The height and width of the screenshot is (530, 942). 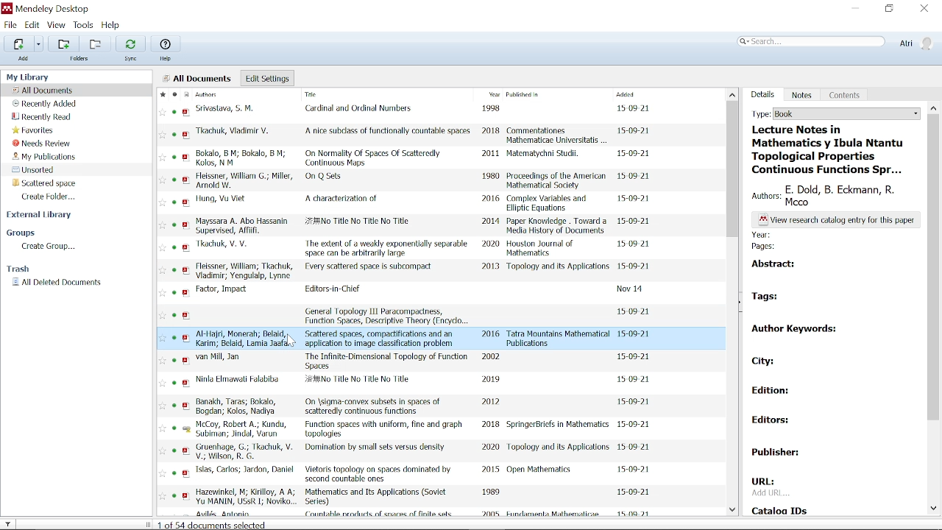 I want to click on Add files, so click(x=18, y=43).